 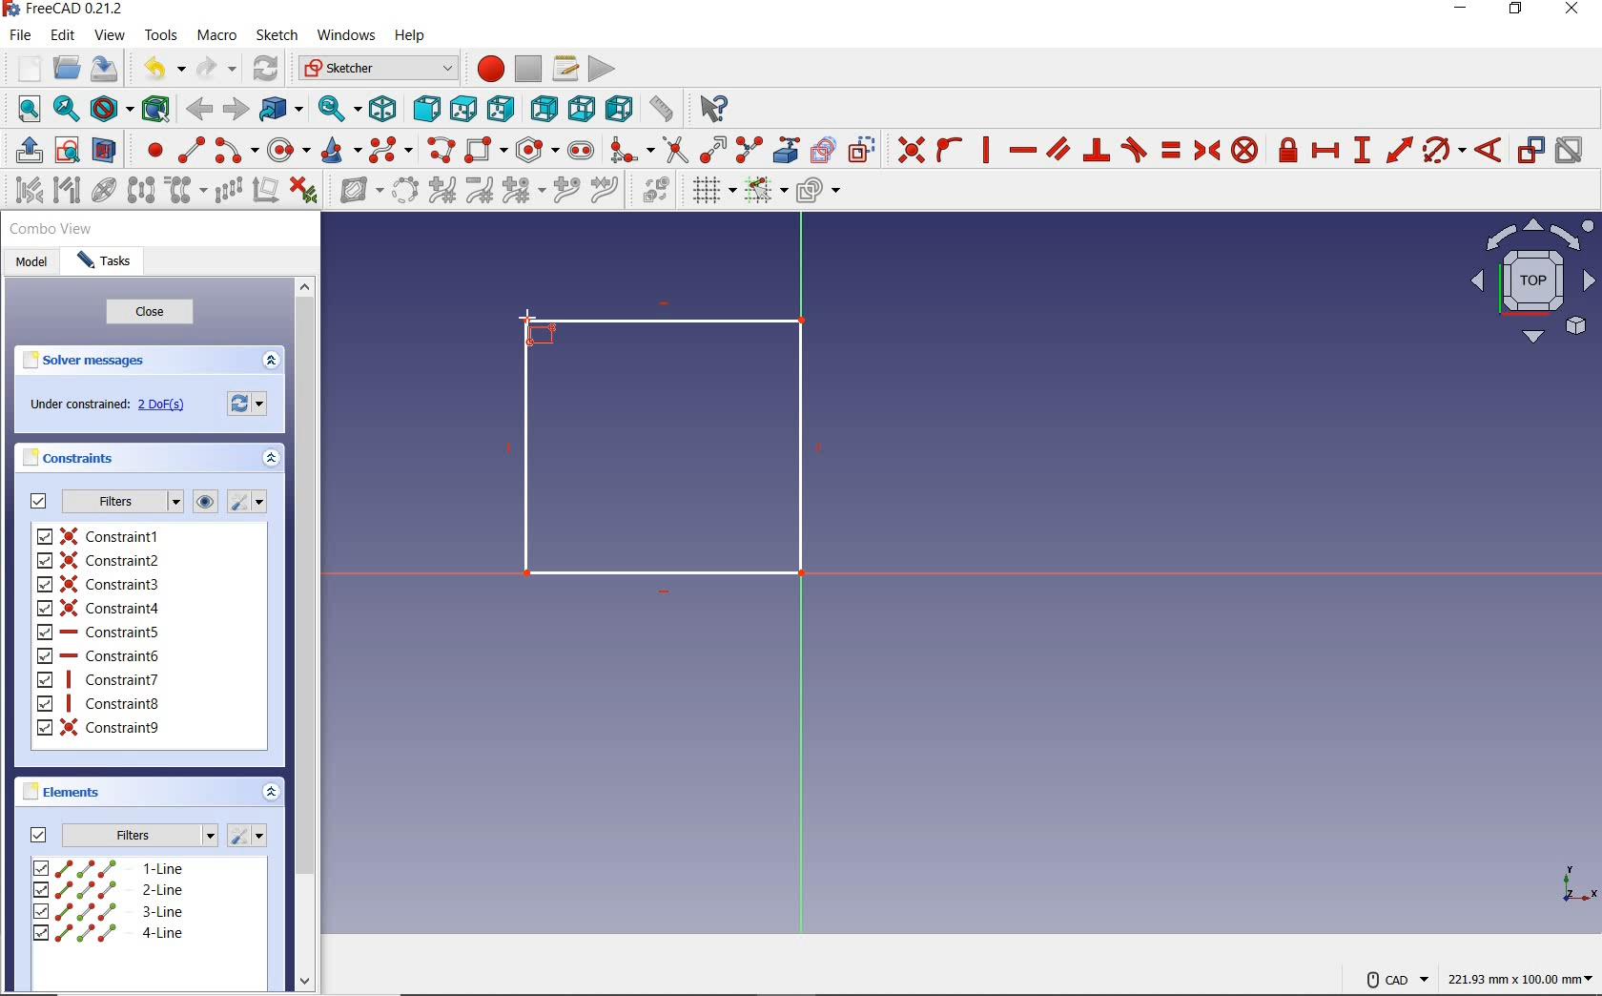 I want to click on constraint9, so click(x=101, y=727).